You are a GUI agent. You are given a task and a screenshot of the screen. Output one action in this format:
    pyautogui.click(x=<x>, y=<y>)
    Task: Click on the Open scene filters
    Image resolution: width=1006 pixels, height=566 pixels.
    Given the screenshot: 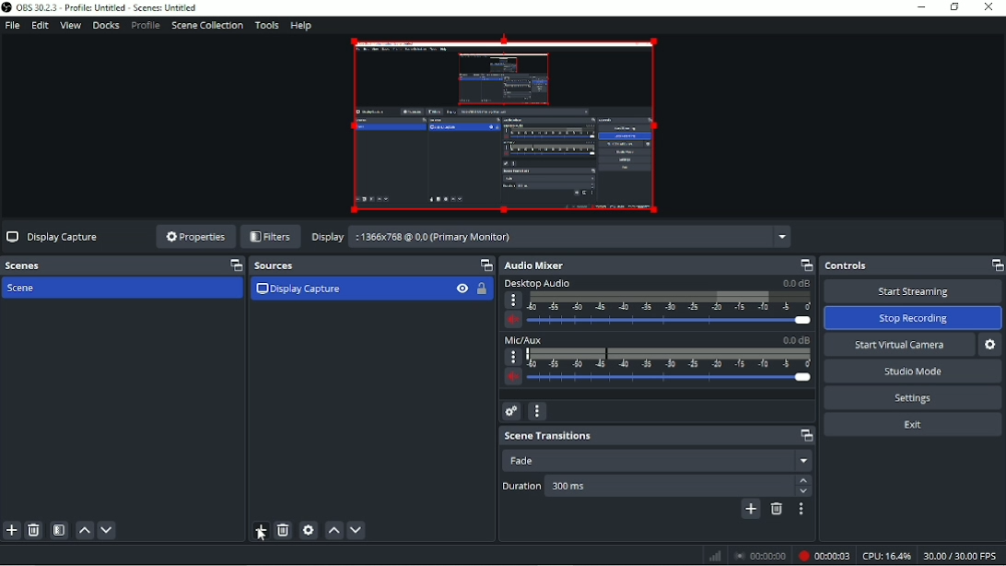 What is the action you would take?
    pyautogui.click(x=59, y=531)
    